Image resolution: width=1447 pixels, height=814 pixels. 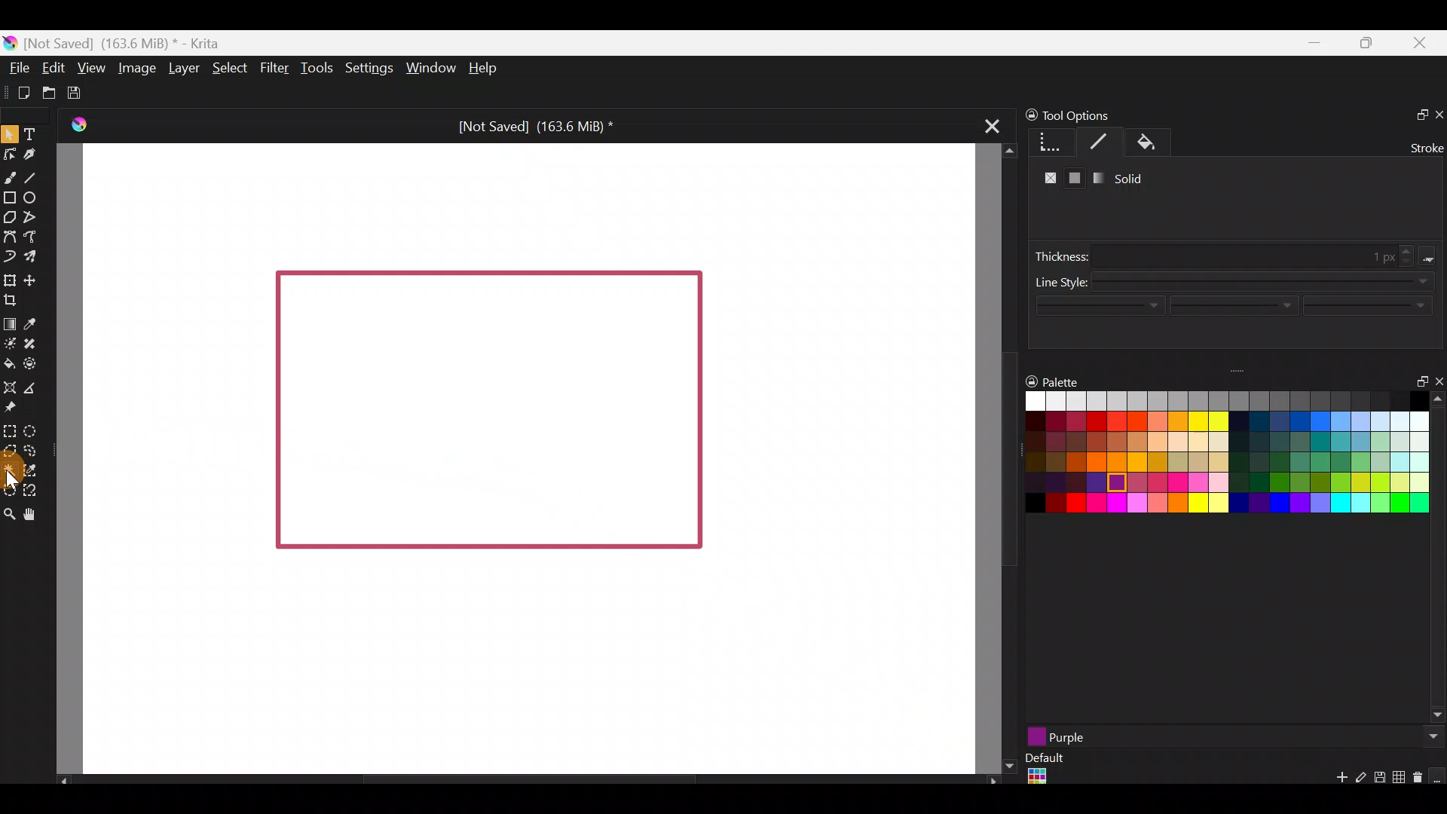 What do you see at coordinates (10, 386) in the screenshot?
I see `Assistant tool` at bounding box center [10, 386].